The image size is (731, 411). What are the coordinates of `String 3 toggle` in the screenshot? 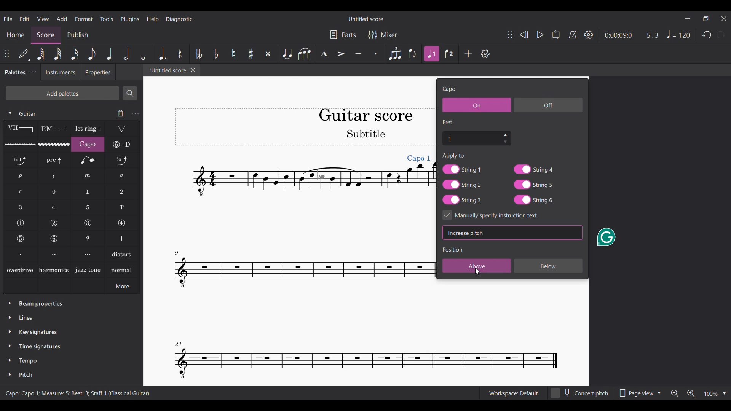 It's located at (462, 200).